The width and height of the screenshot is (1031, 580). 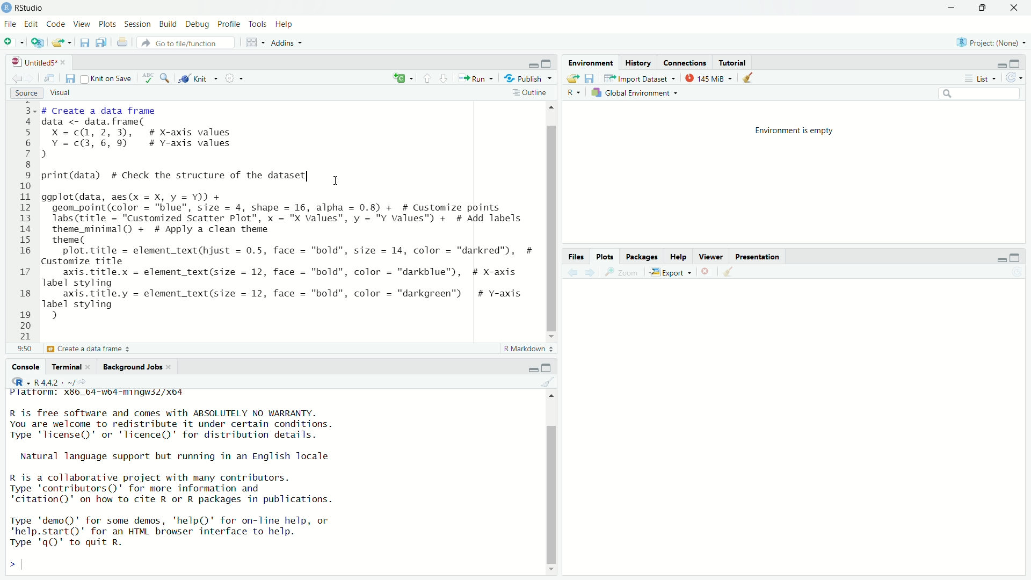 What do you see at coordinates (570, 92) in the screenshot?
I see `R` at bounding box center [570, 92].